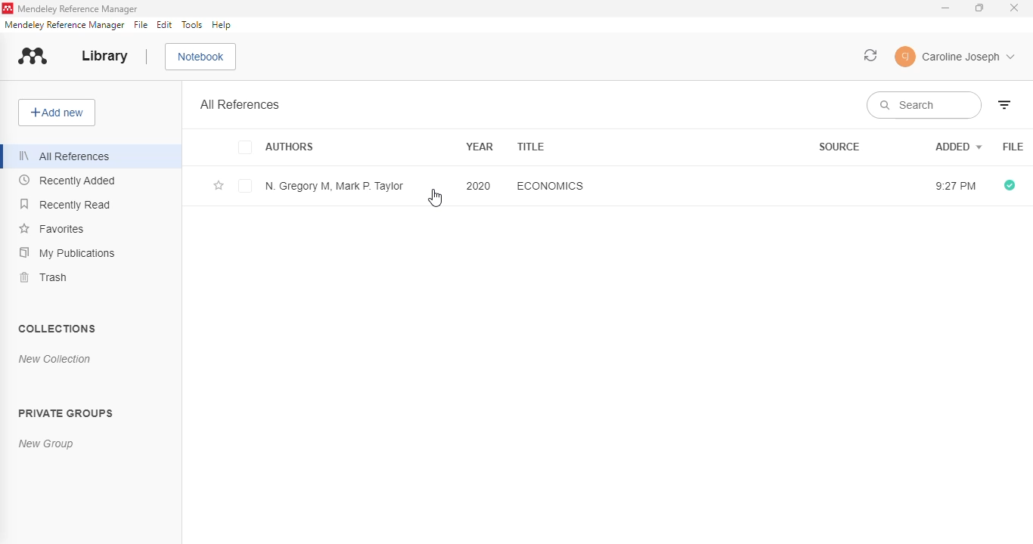 The width and height of the screenshot is (1033, 544). Describe the element at coordinates (69, 253) in the screenshot. I see `my publications` at that location.